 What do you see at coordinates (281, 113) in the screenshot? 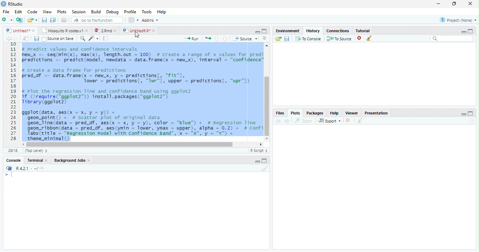
I see `Files` at bounding box center [281, 113].